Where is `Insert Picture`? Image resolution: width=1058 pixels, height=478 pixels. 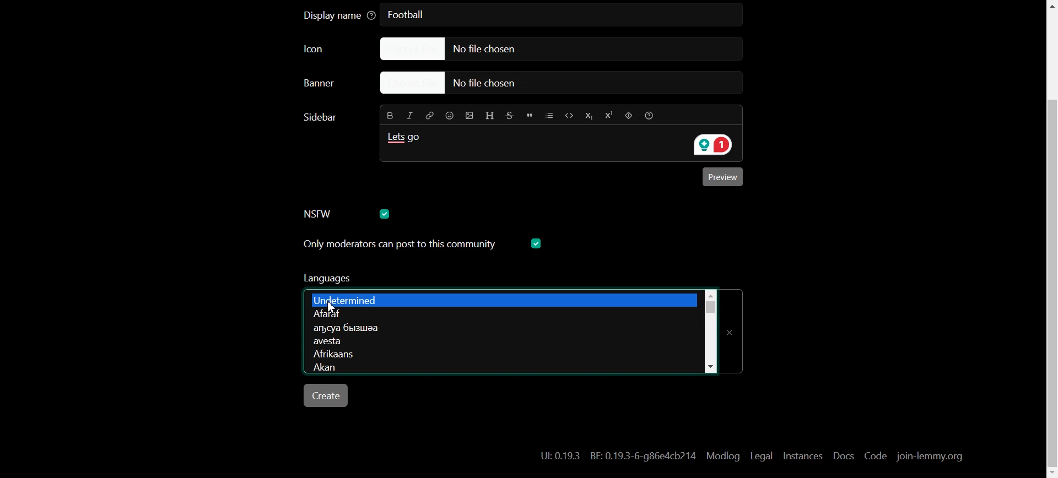 Insert Picture is located at coordinates (468, 115).